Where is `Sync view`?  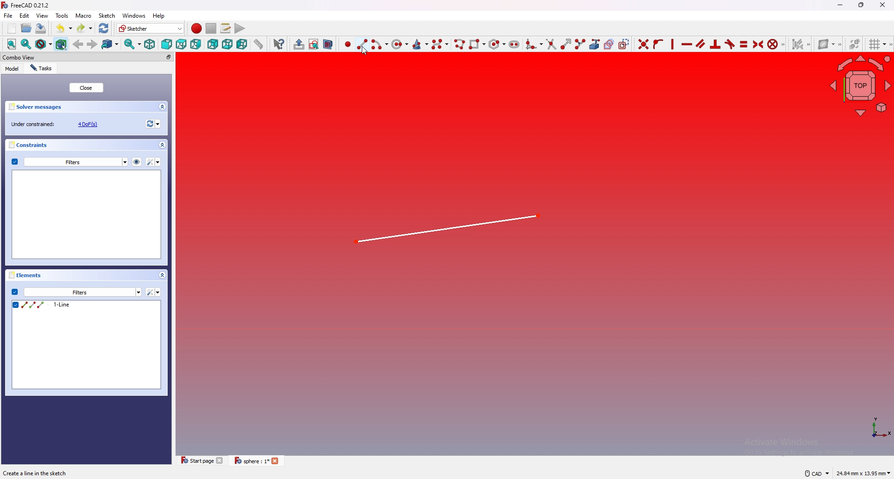 Sync view is located at coordinates (131, 45).